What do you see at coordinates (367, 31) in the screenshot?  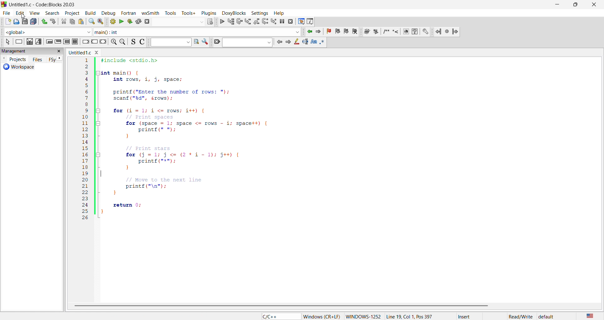 I see `run doxy wizard` at bounding box center [367, 31].